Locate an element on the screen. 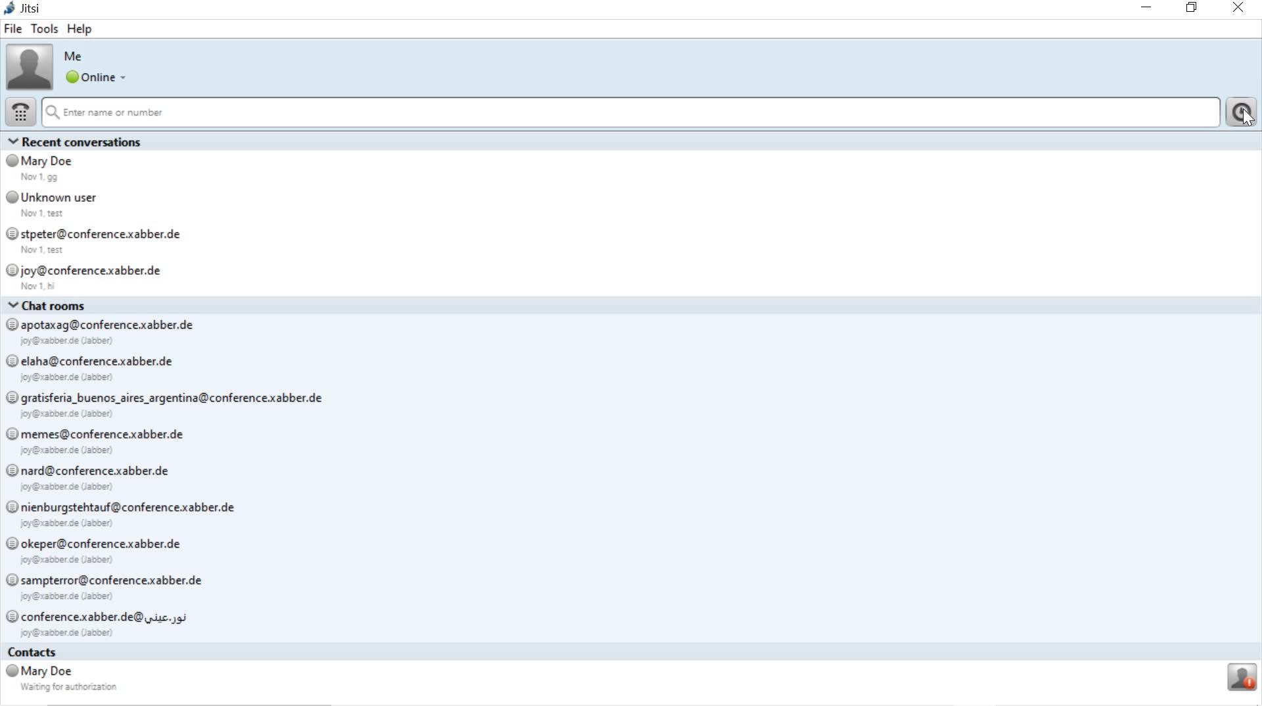  file is located at coordinates (14, 29).